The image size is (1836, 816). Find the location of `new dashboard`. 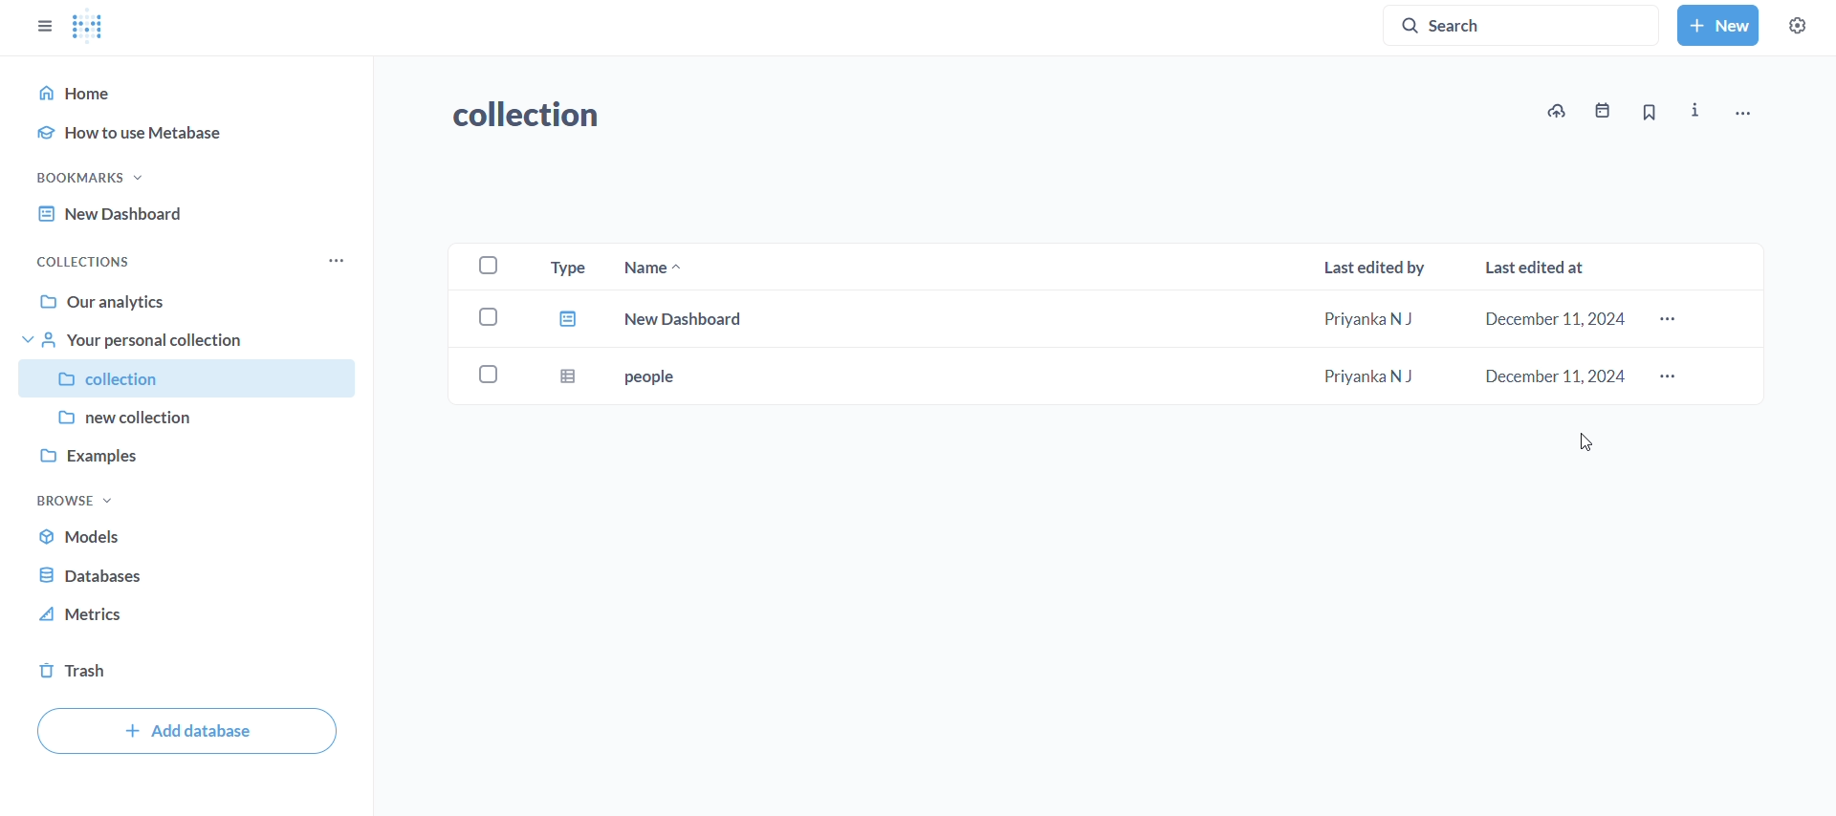

new dashboard is located at coordinates (1092, 322).